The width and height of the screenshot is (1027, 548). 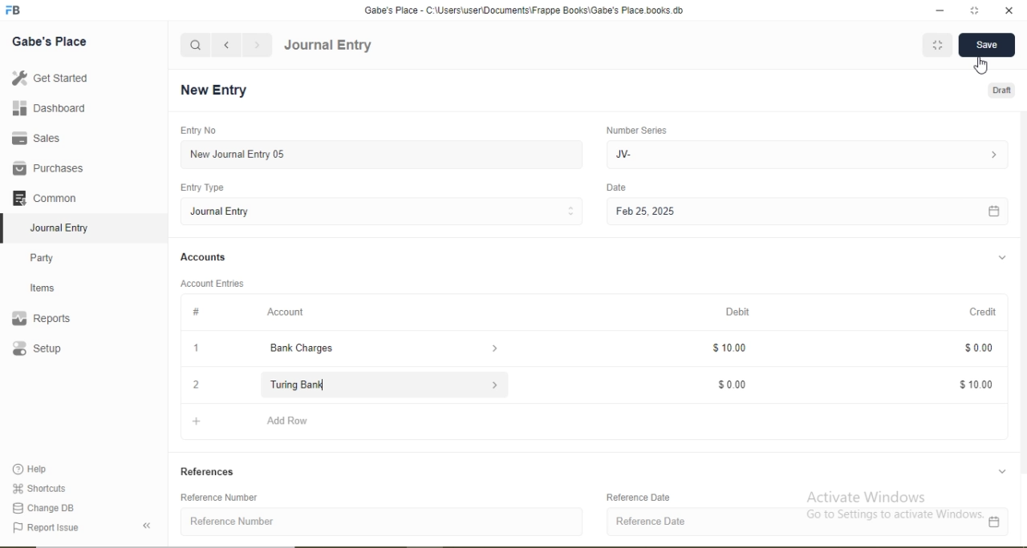 I want to click on collapse sidebar, so click(x=149, y=526).